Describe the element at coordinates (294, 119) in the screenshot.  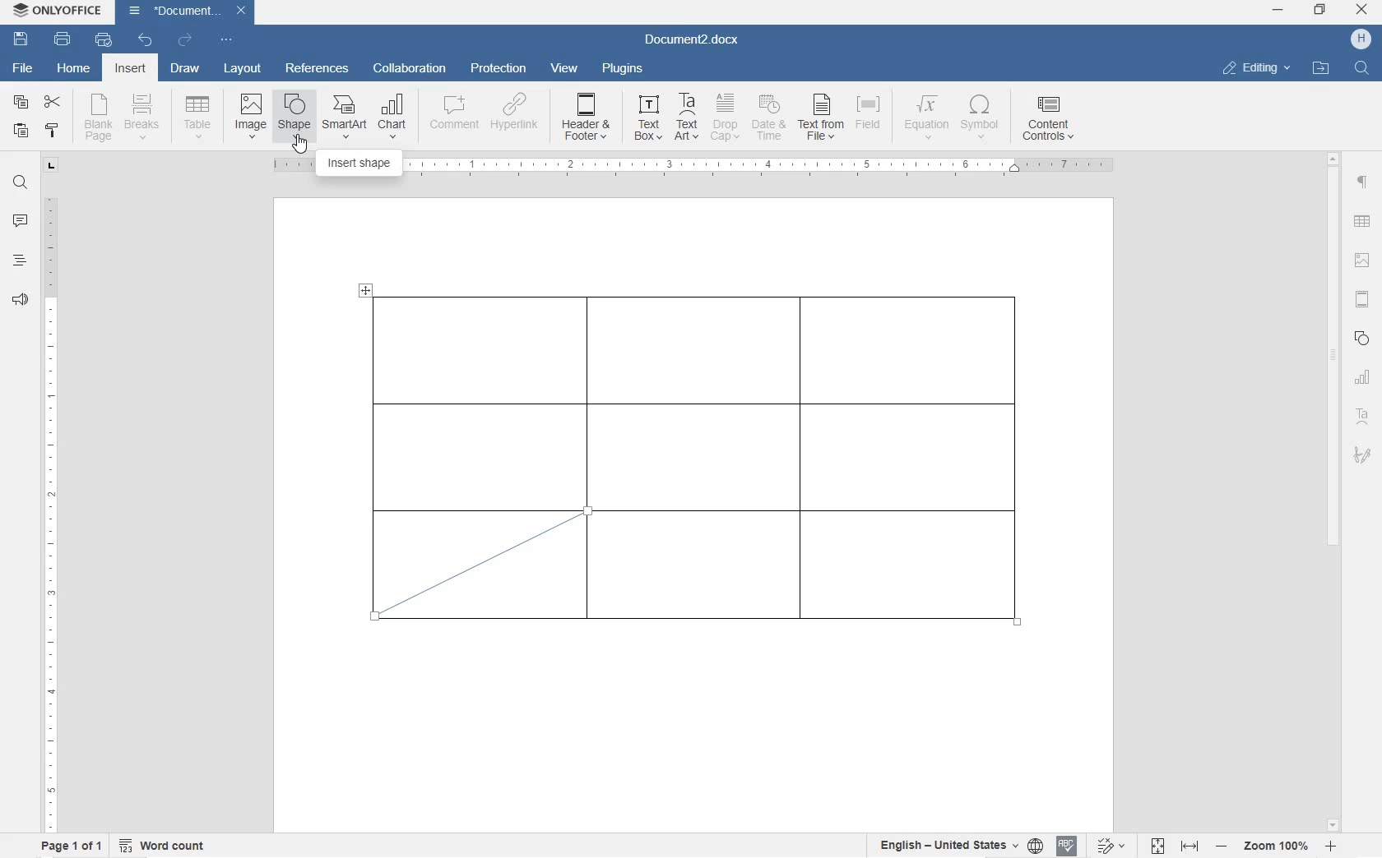
I see `INSERT SHAPE` at that location.